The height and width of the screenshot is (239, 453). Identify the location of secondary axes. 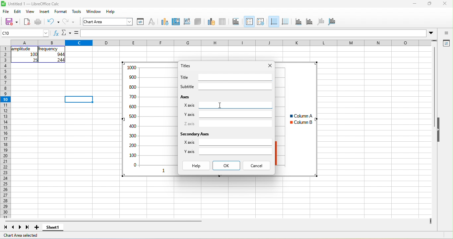
(194, 134).